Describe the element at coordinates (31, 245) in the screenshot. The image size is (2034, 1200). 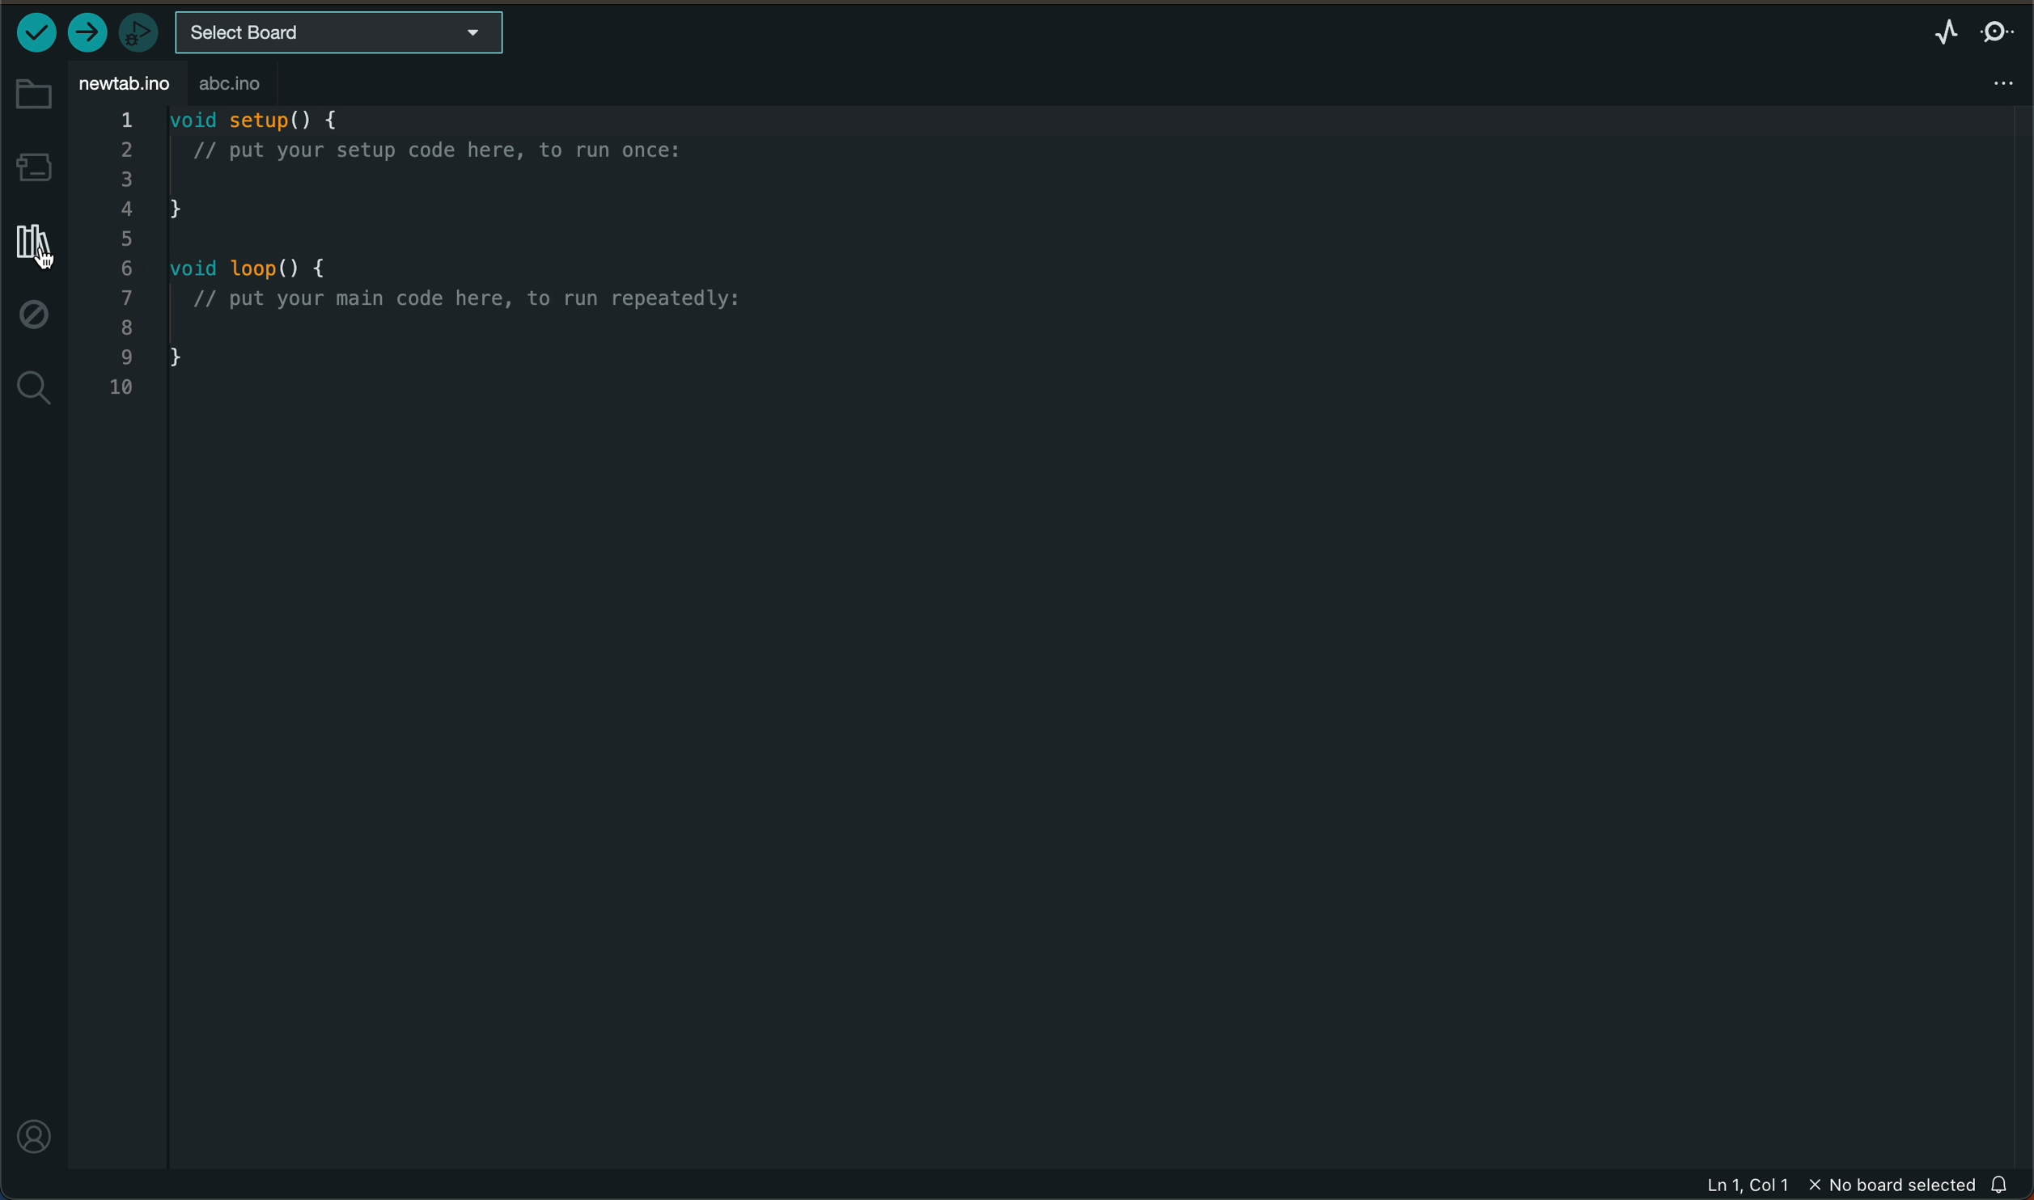
I see `library manager` at that location.